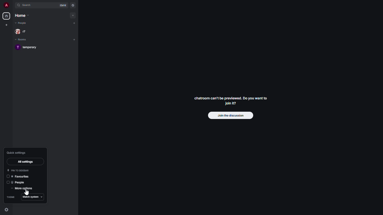 Image resolution: width=383 pixels, height=215 pixels. I want to click on room, so click(30, 48).